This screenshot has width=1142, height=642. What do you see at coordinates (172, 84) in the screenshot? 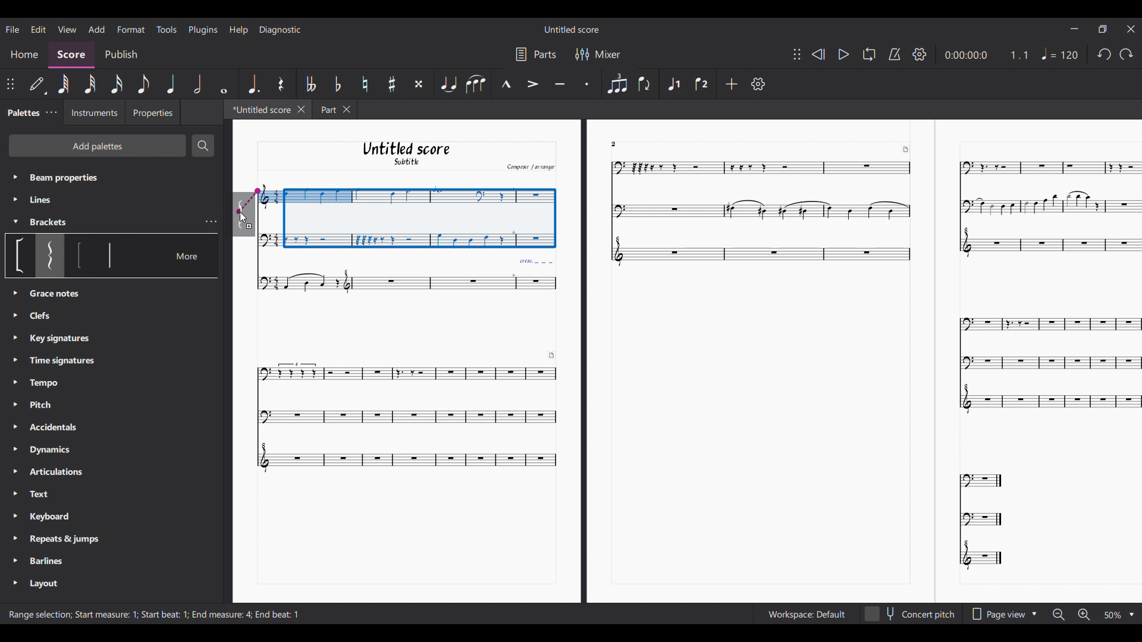
I see `Quarter note` at bounding box center [172, 84].